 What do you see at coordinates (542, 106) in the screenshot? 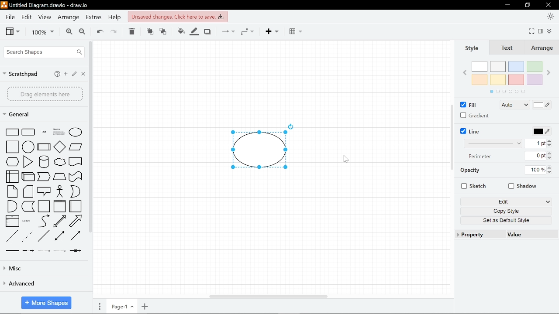
I see `Fill color` at bounding box center [542, 106].